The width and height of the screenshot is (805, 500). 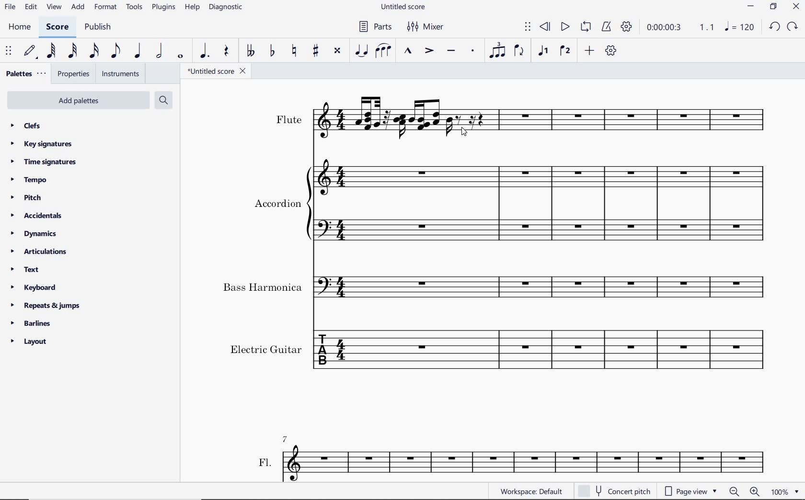 I want to click on keyboard, so click(x=35, y=287).